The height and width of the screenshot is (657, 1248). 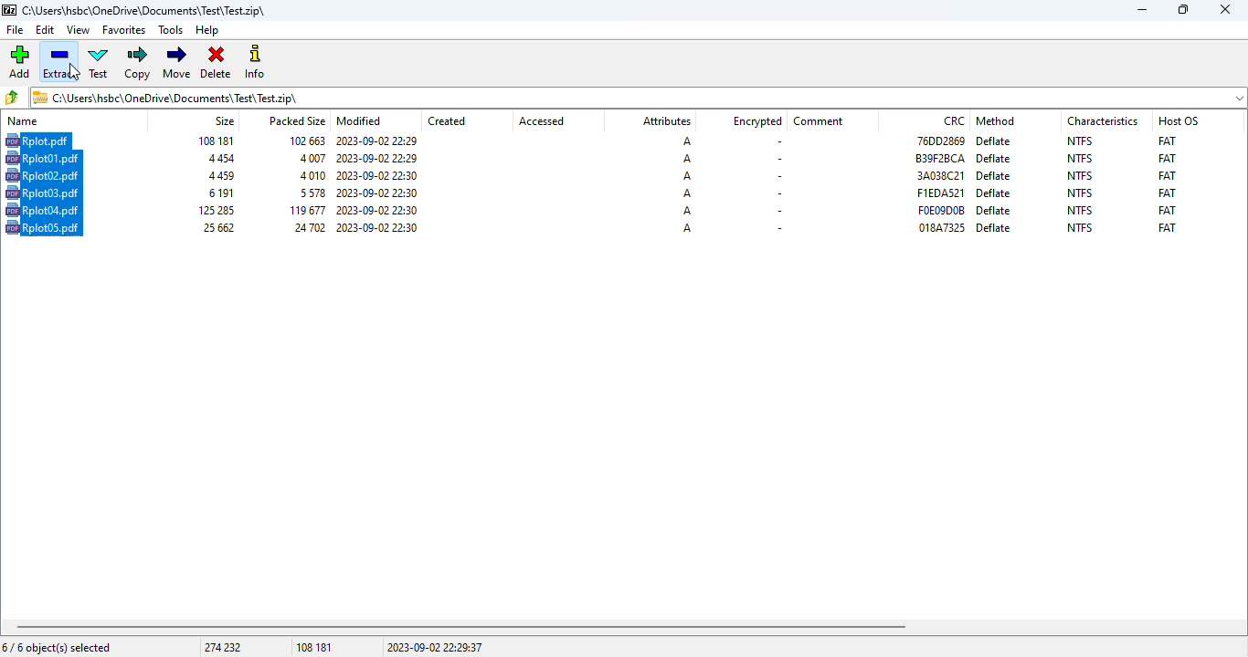 I want to click on CRC, so click(x=941, y=210).